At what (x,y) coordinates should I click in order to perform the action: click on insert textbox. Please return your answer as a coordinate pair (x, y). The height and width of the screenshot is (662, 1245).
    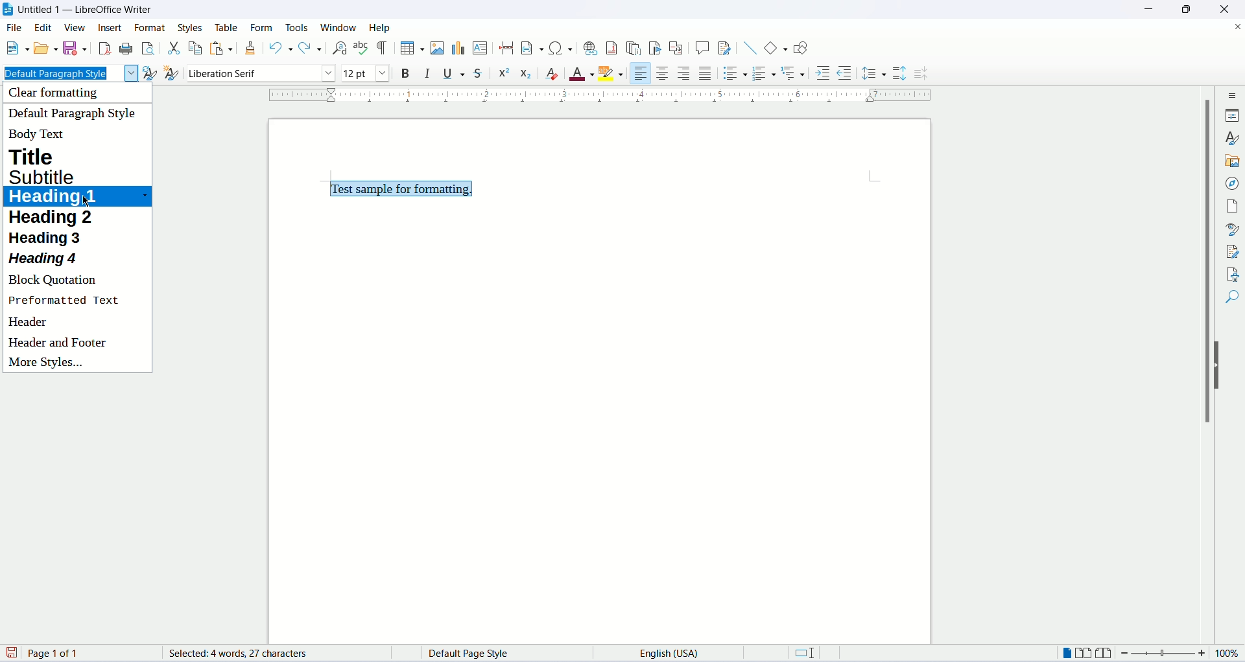
    Looking at the image, I should click on (481, 48).